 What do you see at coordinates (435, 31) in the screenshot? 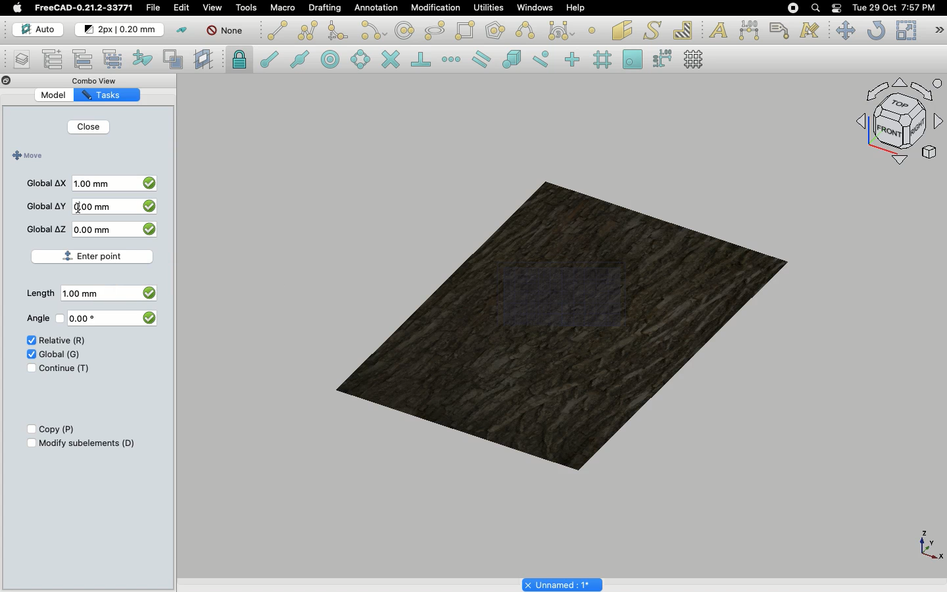
I see `polygon` at bounding box center [435, 31].